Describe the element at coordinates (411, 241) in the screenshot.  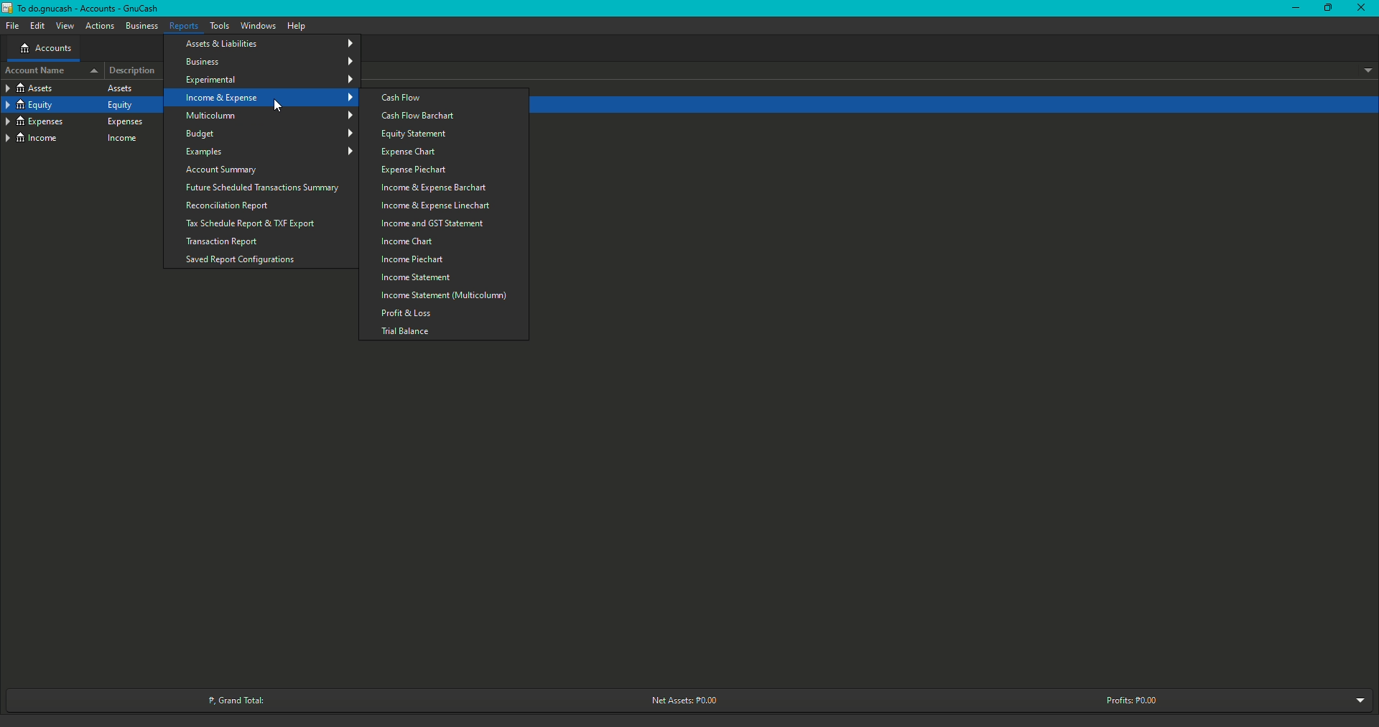
I see `Income Chart` at that location.